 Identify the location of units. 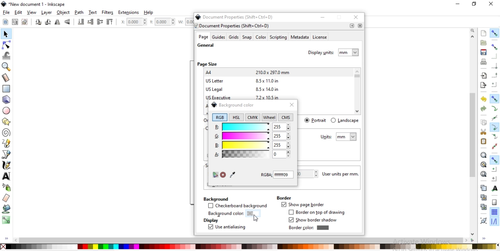
(339, 137).